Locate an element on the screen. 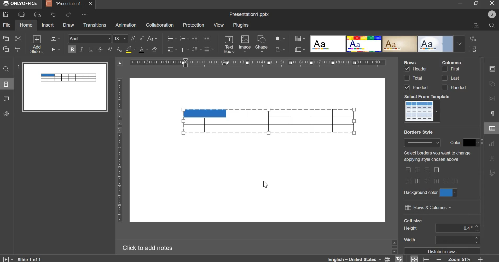  copy is located at coordinates (6, 38).